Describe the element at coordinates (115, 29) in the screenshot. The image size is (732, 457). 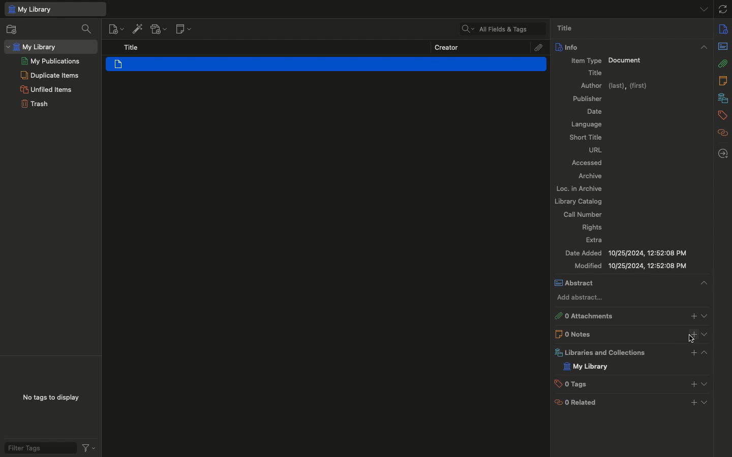
I see `New item` at that location.